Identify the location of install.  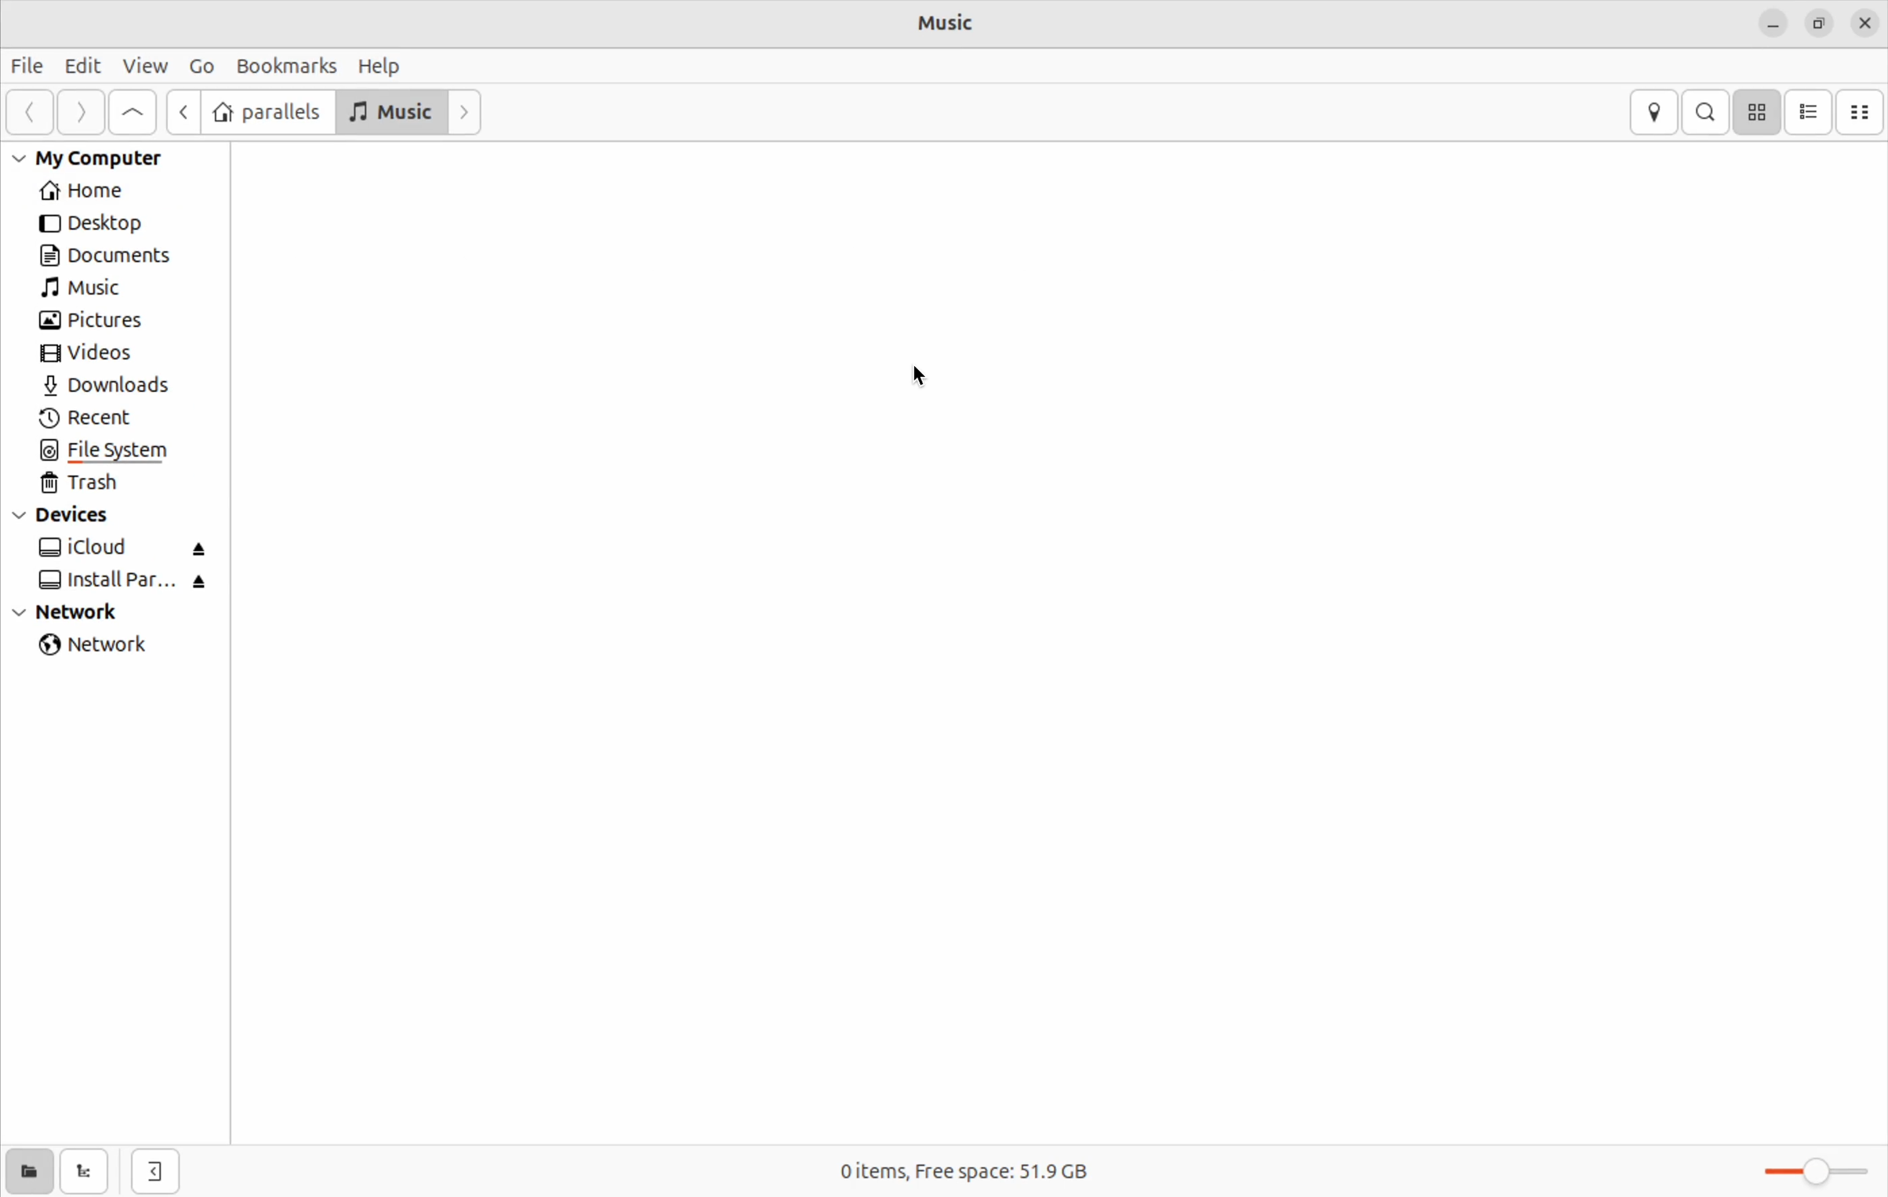
(120, 582).